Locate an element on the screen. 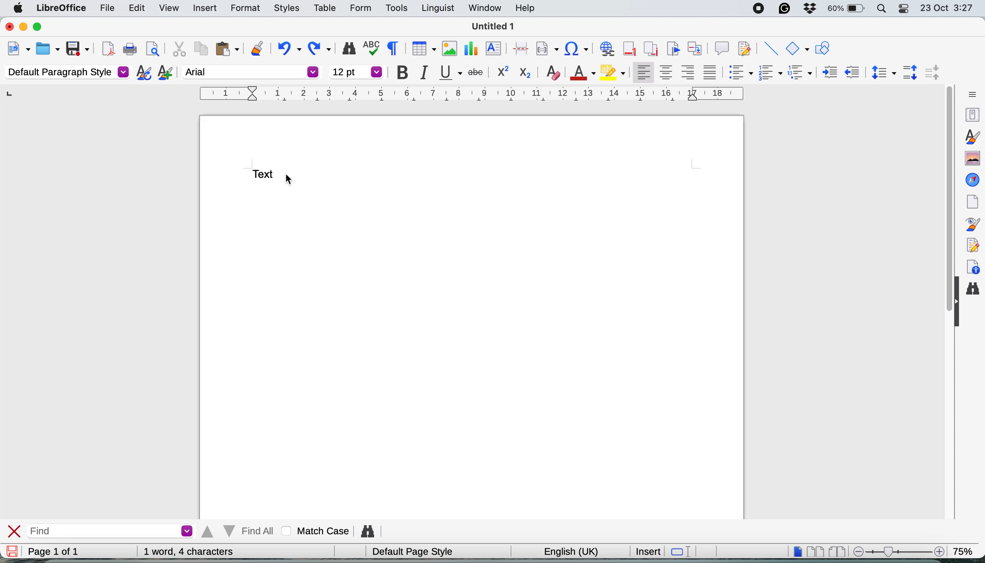  insert text box is located at coordinates (495, 49).